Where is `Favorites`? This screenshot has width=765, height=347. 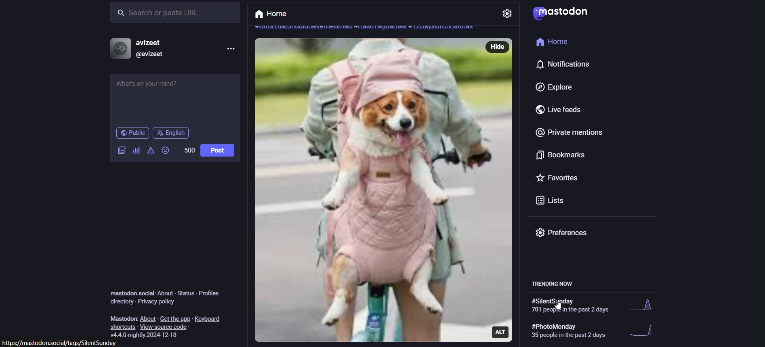 Favorites is located at coordinates (559, 180).